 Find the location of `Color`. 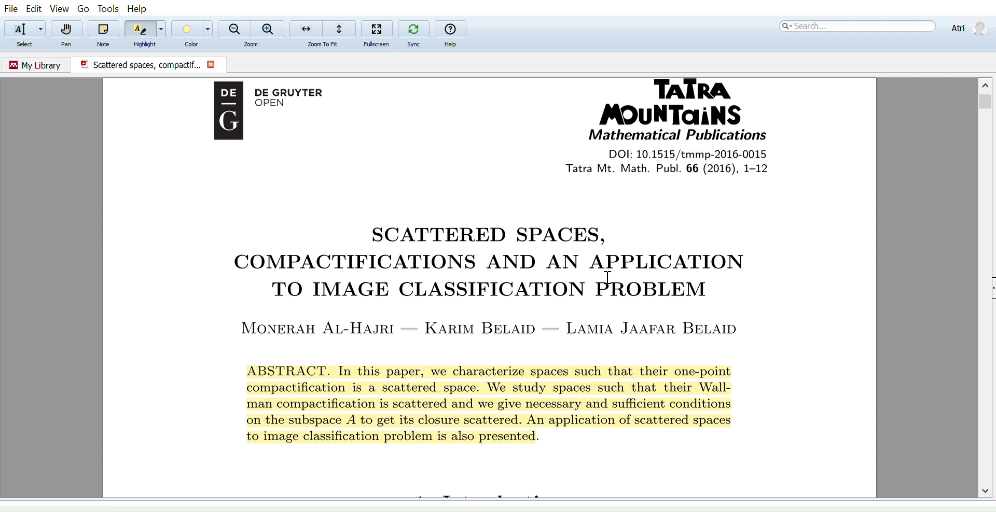

Color is located at coordinates (186, 29).